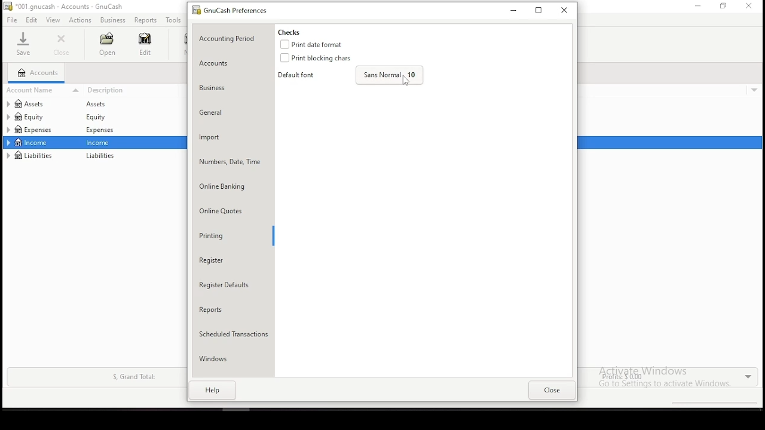 The width and height of the screenshot is (765, 430). I want to click on import, so click(215, 136).